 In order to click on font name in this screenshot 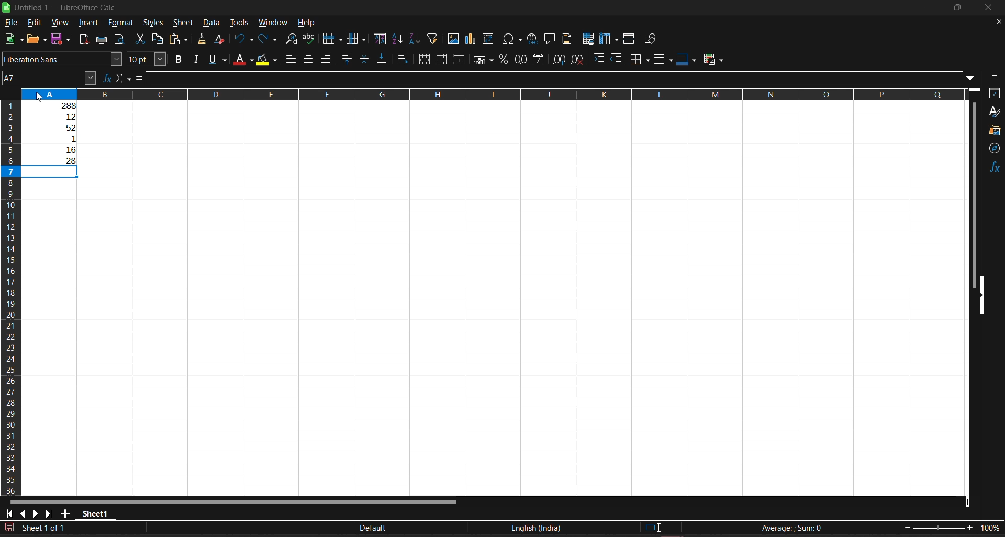, I will do `click(62, 58)`.